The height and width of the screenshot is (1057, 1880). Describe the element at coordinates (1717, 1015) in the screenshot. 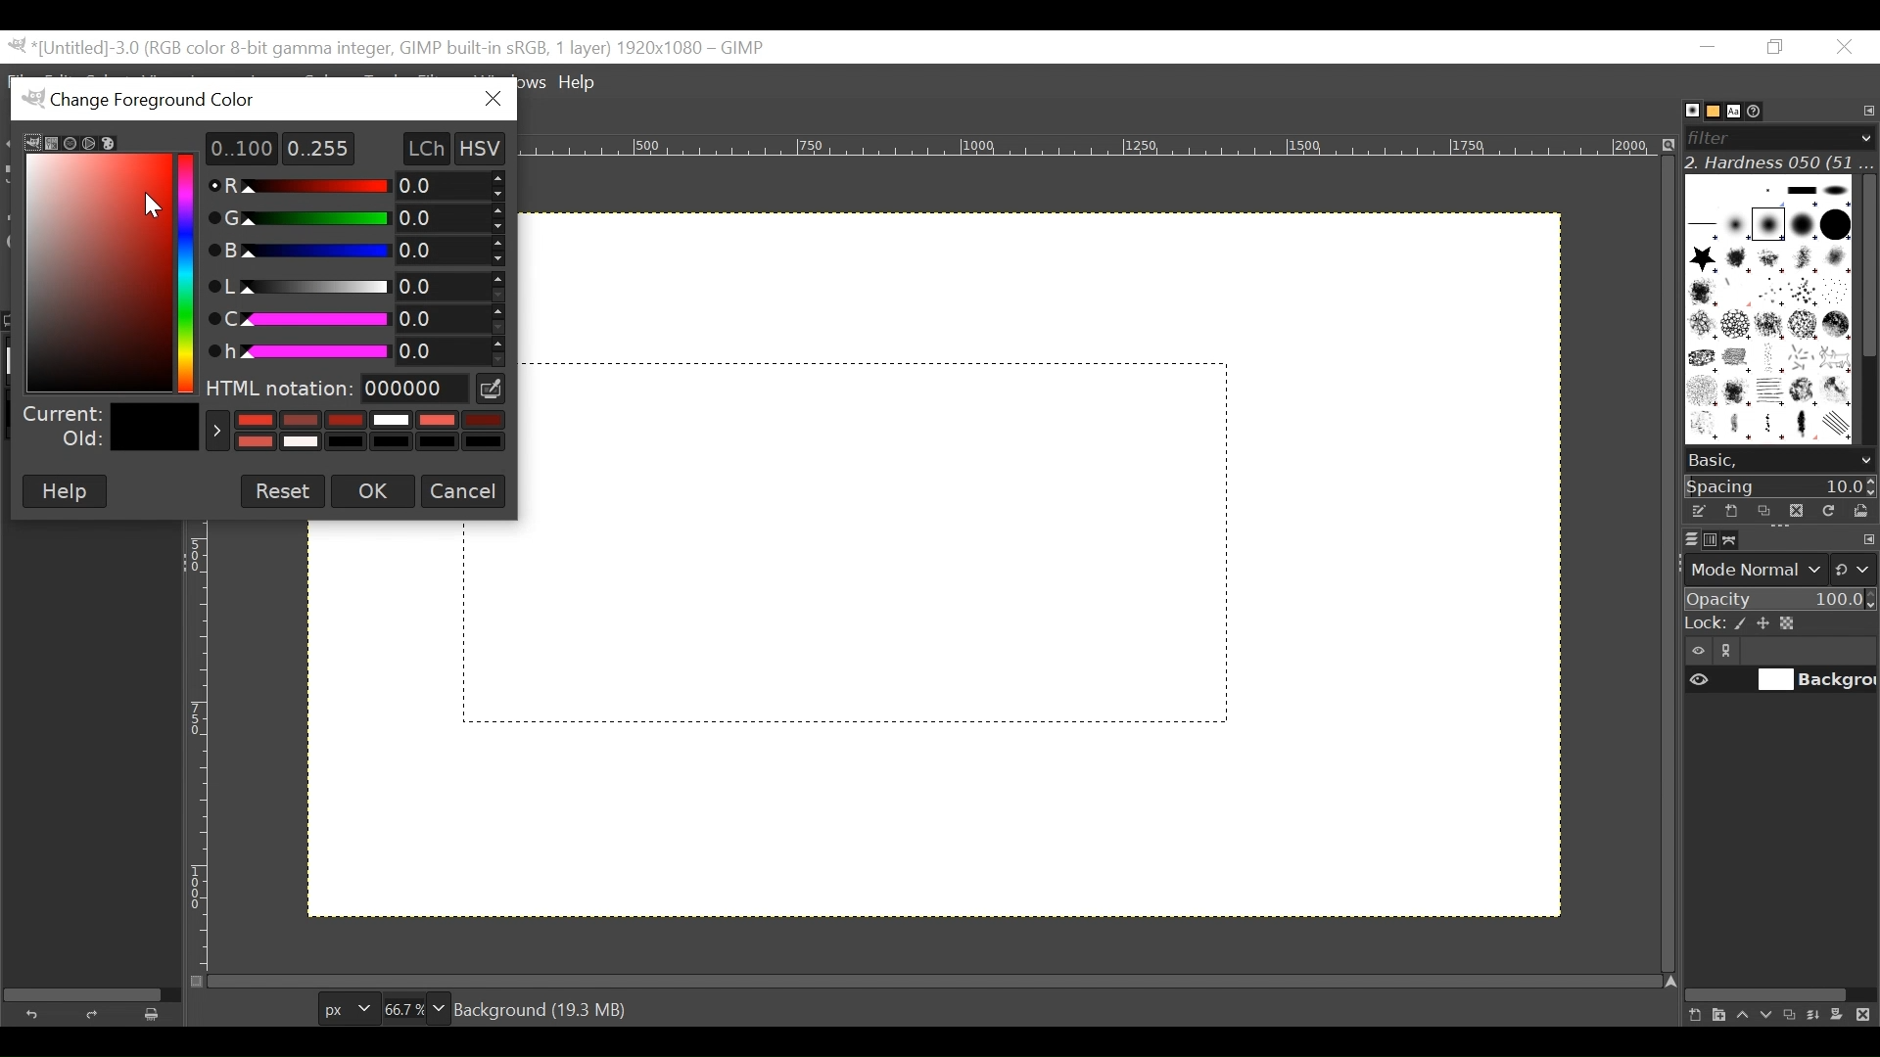

I see `Create a new layer` at that location.